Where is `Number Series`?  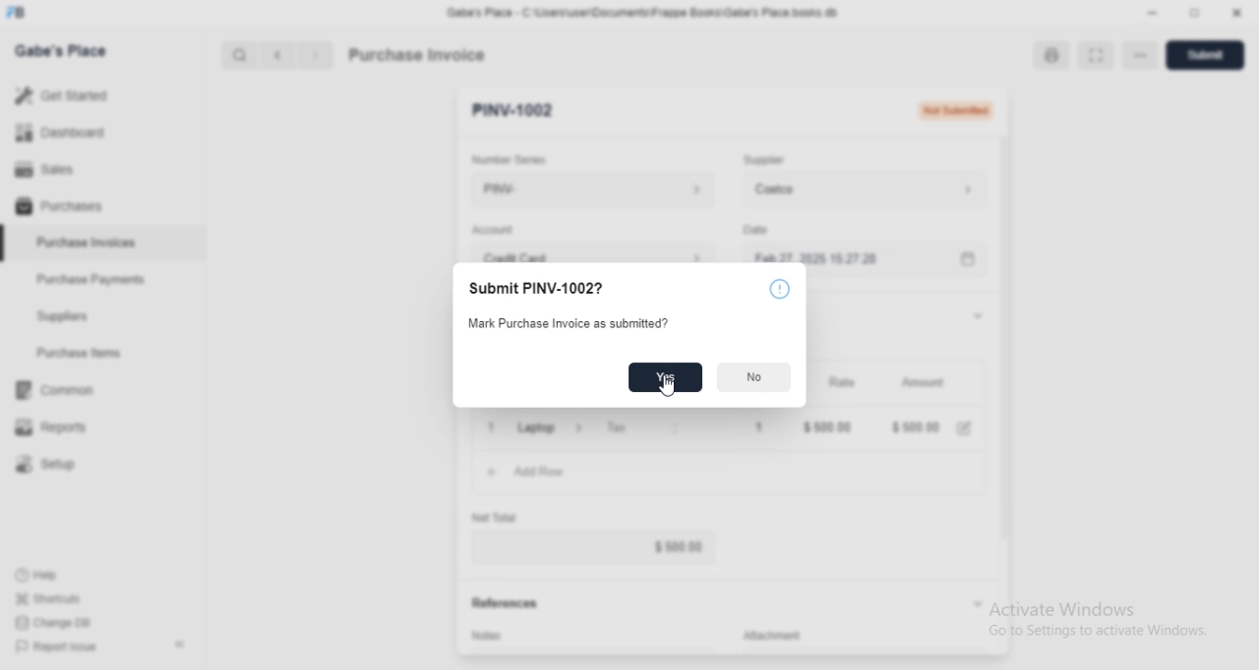
Number Series is located at coordinates (510, 160).